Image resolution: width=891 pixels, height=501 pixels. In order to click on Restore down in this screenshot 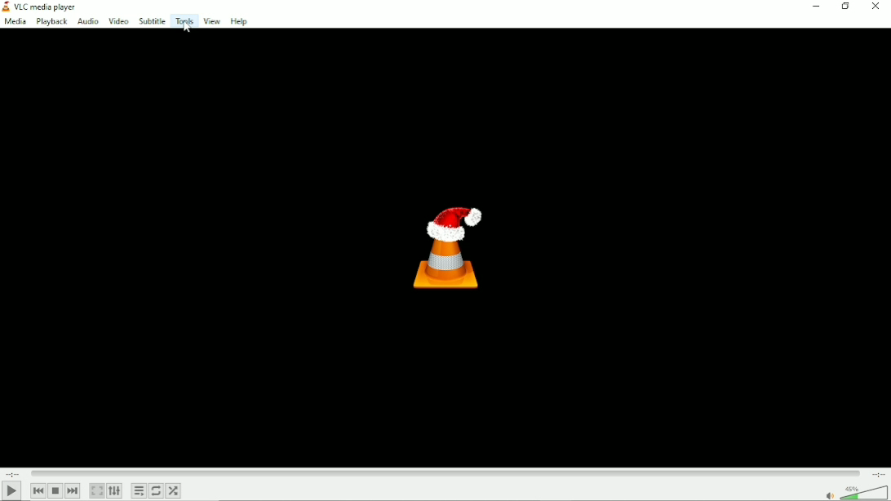, I will do `click(844, 7)`.